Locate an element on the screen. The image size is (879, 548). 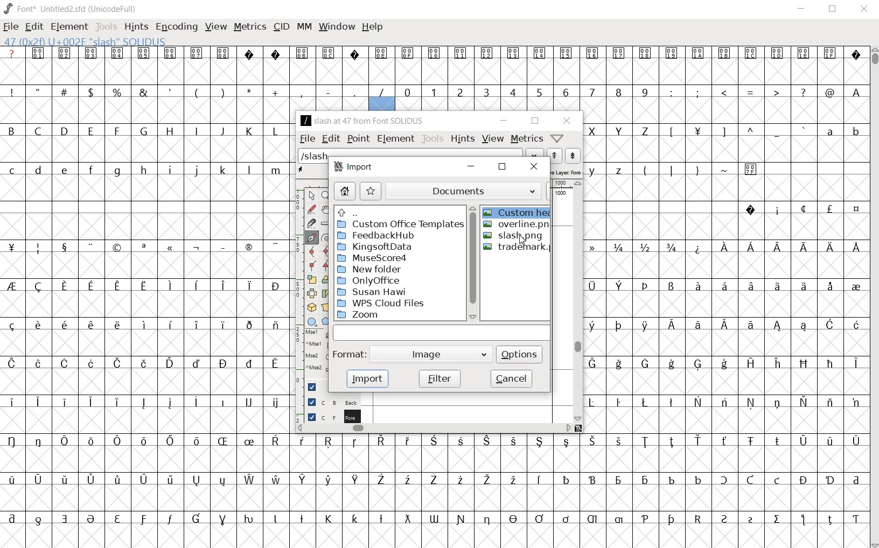
slash.png is located at coordinates (514, 235).